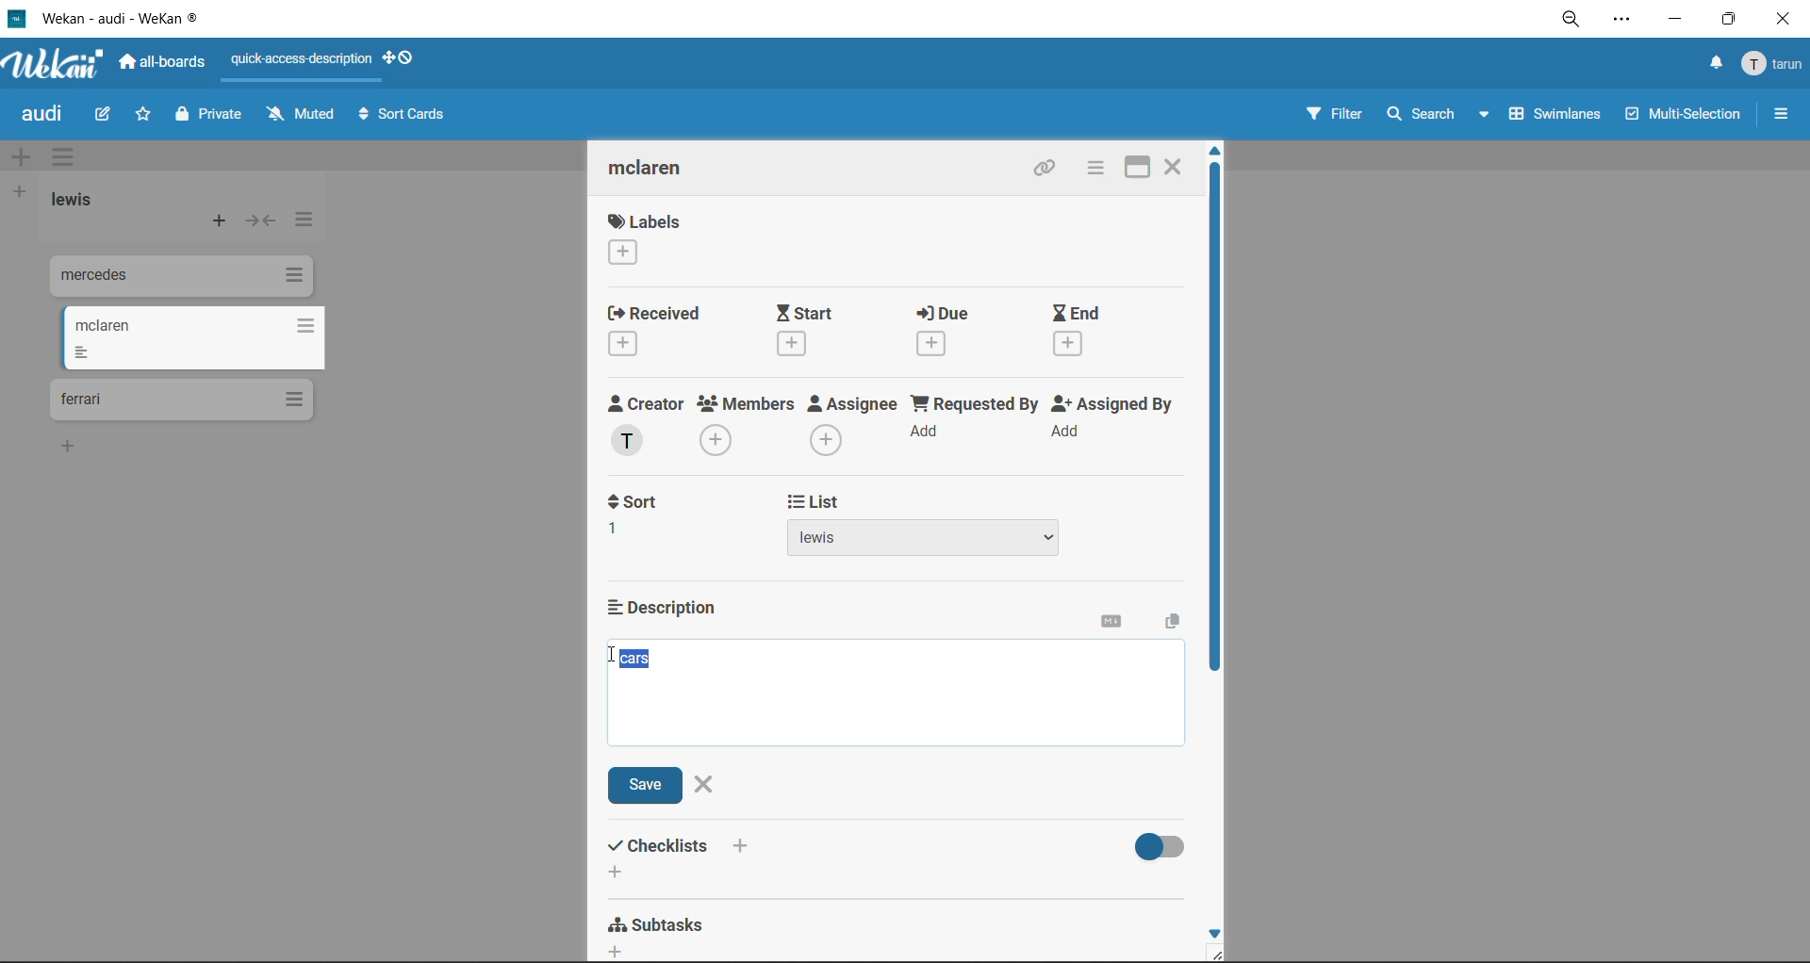 This screenshot has height=963, width=1810. What do you see at coordinates (57, 66) in the screenshot?
I see `app logo` at bounding box center [57, 66].